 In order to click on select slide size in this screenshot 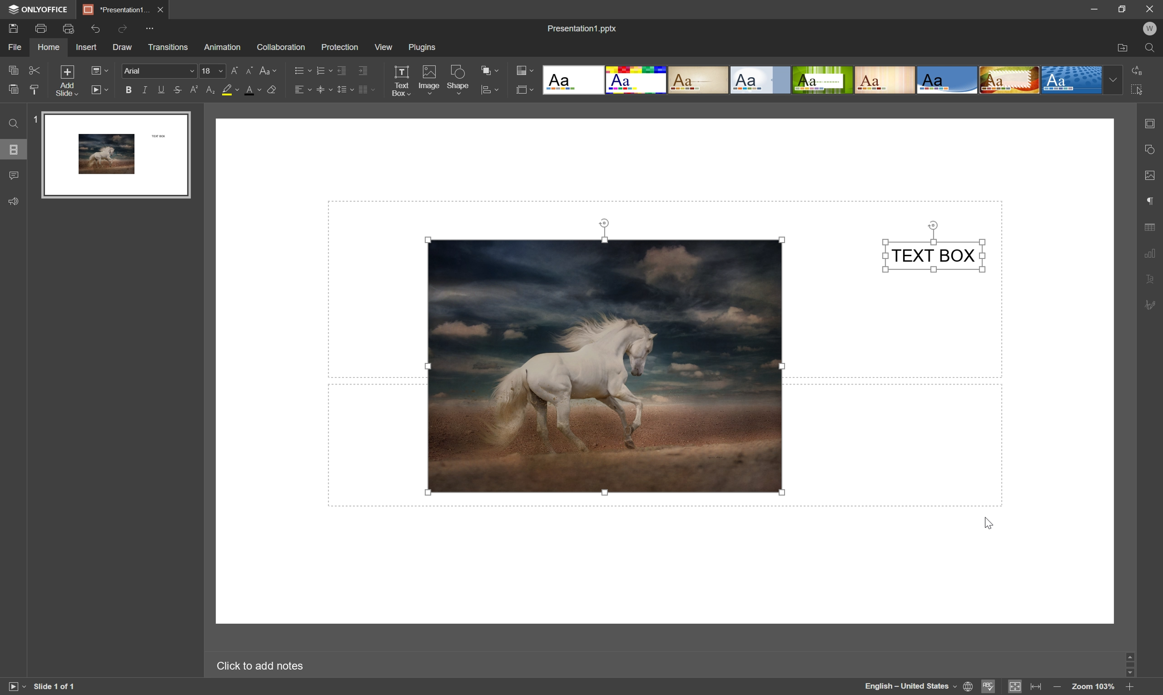, I will do `click(525, 90)`.